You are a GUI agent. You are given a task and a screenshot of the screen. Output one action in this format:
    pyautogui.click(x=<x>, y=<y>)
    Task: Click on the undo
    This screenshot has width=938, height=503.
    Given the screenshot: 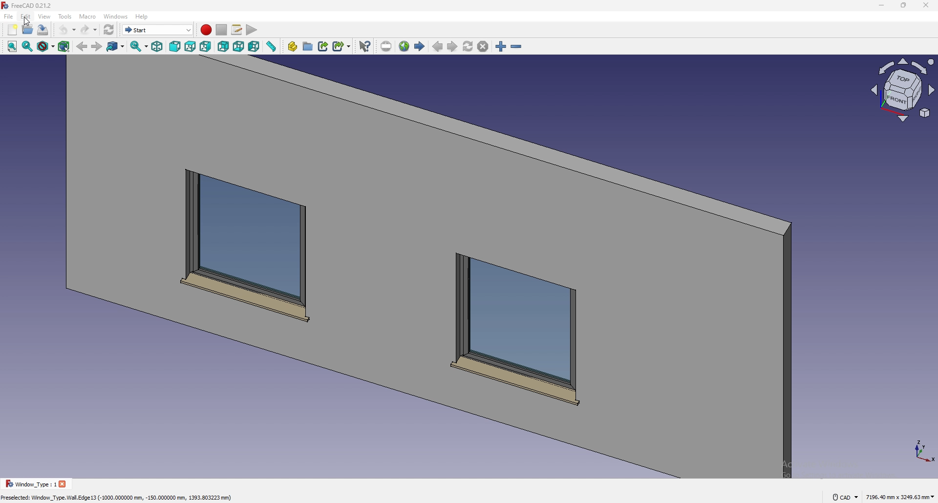 What is the action you would take?
    pyautogui.click(x=67, y=30)
    